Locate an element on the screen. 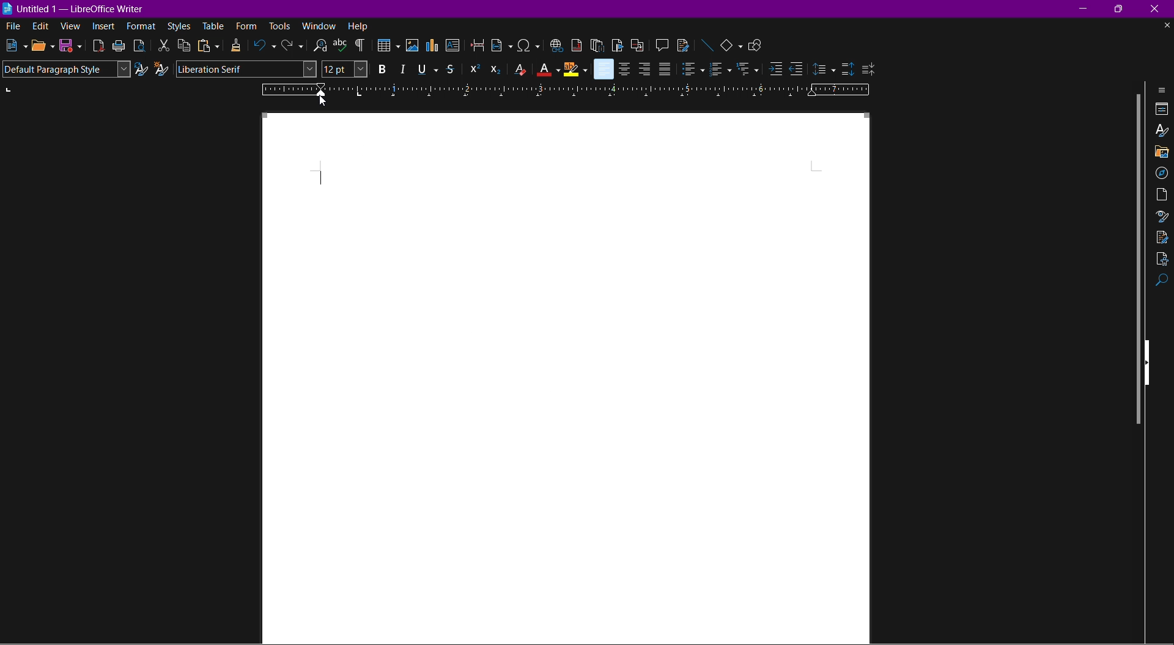 The image size is (1174, 645). Page is located at coordinates (1162, 194).